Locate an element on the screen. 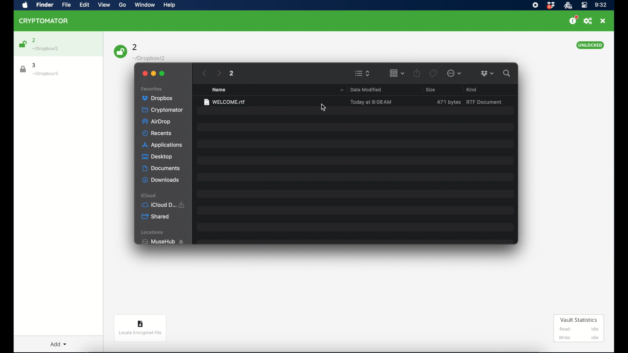 The image size is (628, 353). control center is located at coordinates (584, 5).